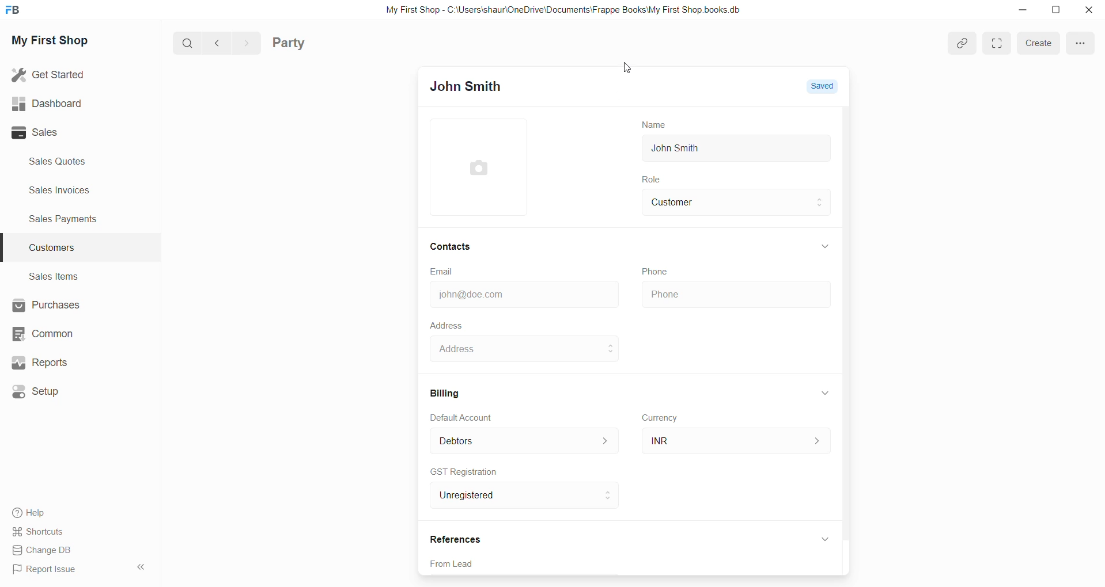  What do you see at coordinates (47, 305) in the screenshot?
I see `Purchases` at bounding box center [47, 305].